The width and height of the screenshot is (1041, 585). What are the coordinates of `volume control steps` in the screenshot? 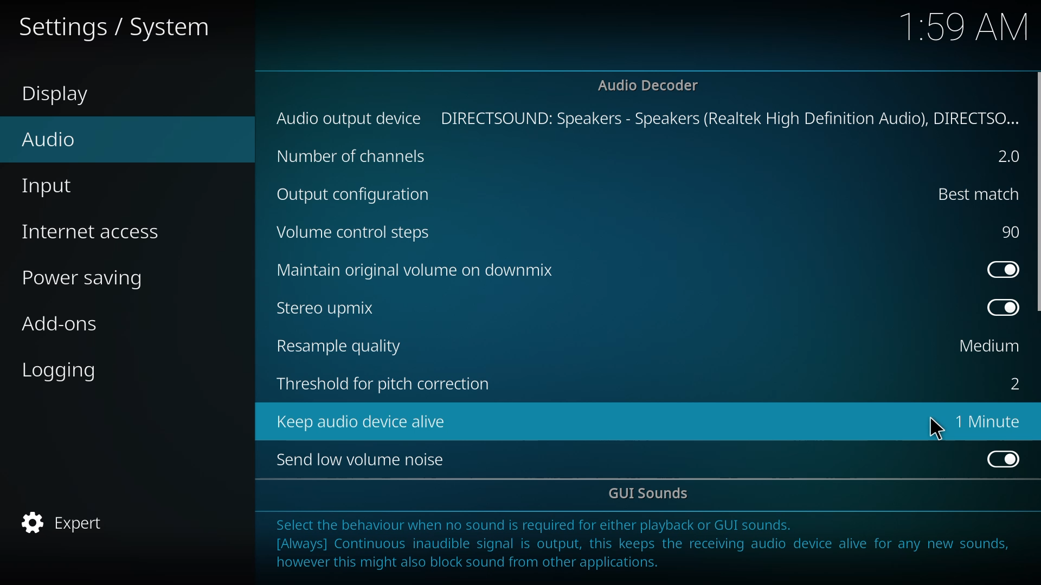 It's located at (362, 235).